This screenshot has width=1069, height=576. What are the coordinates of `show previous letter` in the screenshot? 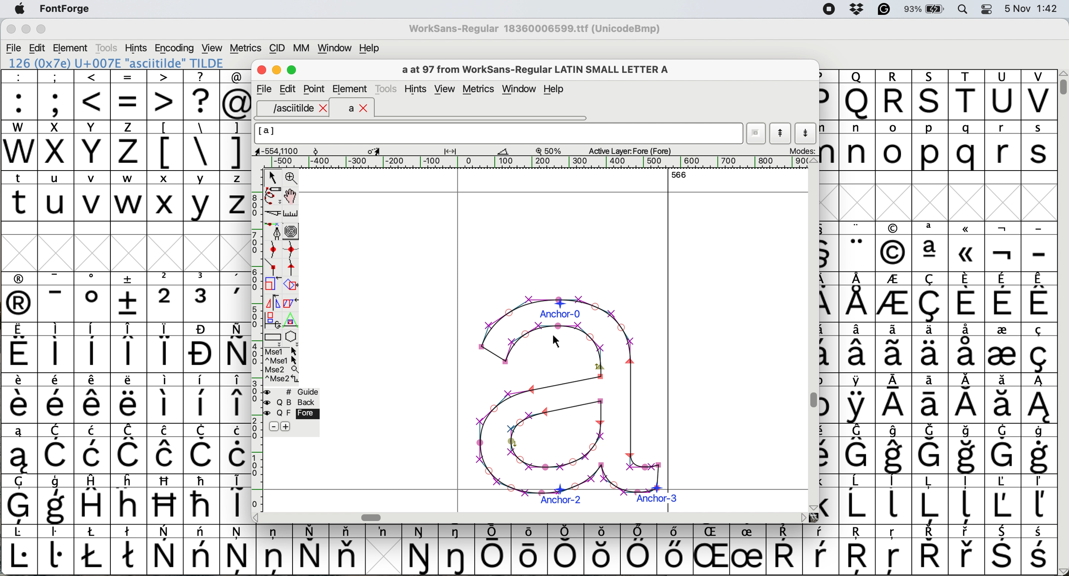 It's located at (781, 133).